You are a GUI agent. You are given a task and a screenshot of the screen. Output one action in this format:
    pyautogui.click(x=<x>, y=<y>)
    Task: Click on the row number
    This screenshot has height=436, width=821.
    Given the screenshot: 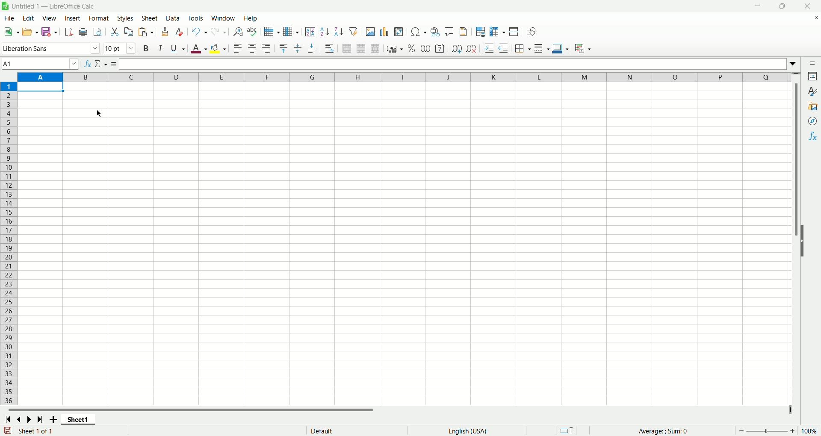 What is the action you would take?
    pyautogui.click(x=9, y=244)
    